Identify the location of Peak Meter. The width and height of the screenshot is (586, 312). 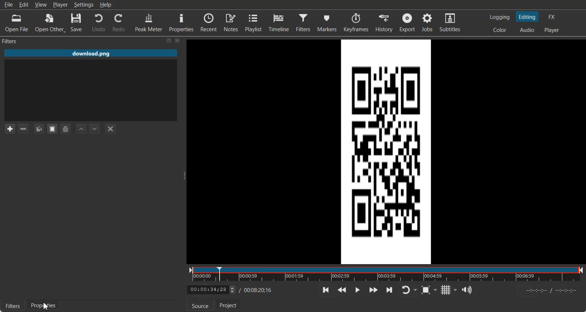
(148, 22).